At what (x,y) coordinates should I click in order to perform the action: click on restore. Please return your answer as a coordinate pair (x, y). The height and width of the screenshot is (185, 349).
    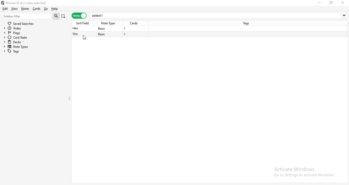
    Looking at the image, I should click on (331, 3).